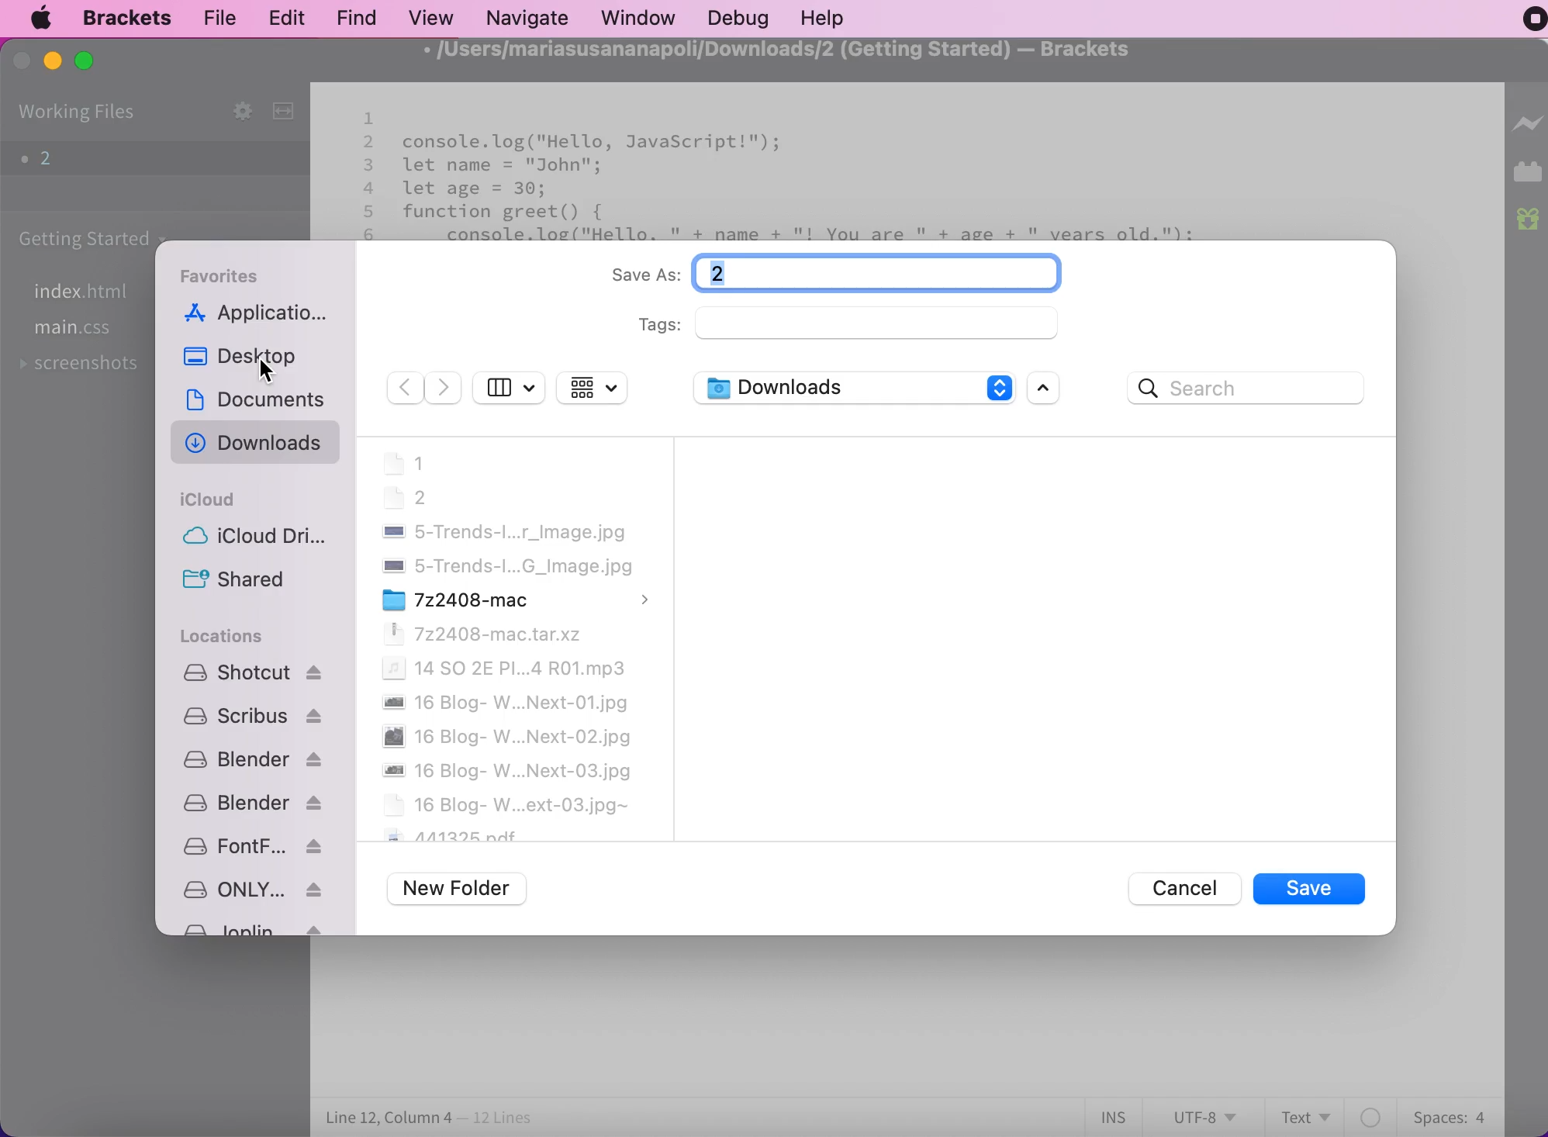  I want to click on search, so click(1251, 385).